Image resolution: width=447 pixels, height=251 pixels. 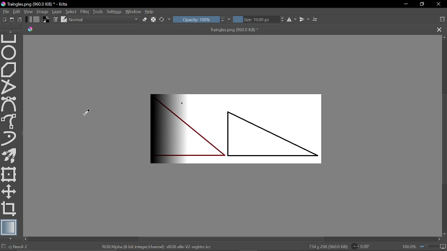 I want to click on Create new document, so click(x=3, y=19).